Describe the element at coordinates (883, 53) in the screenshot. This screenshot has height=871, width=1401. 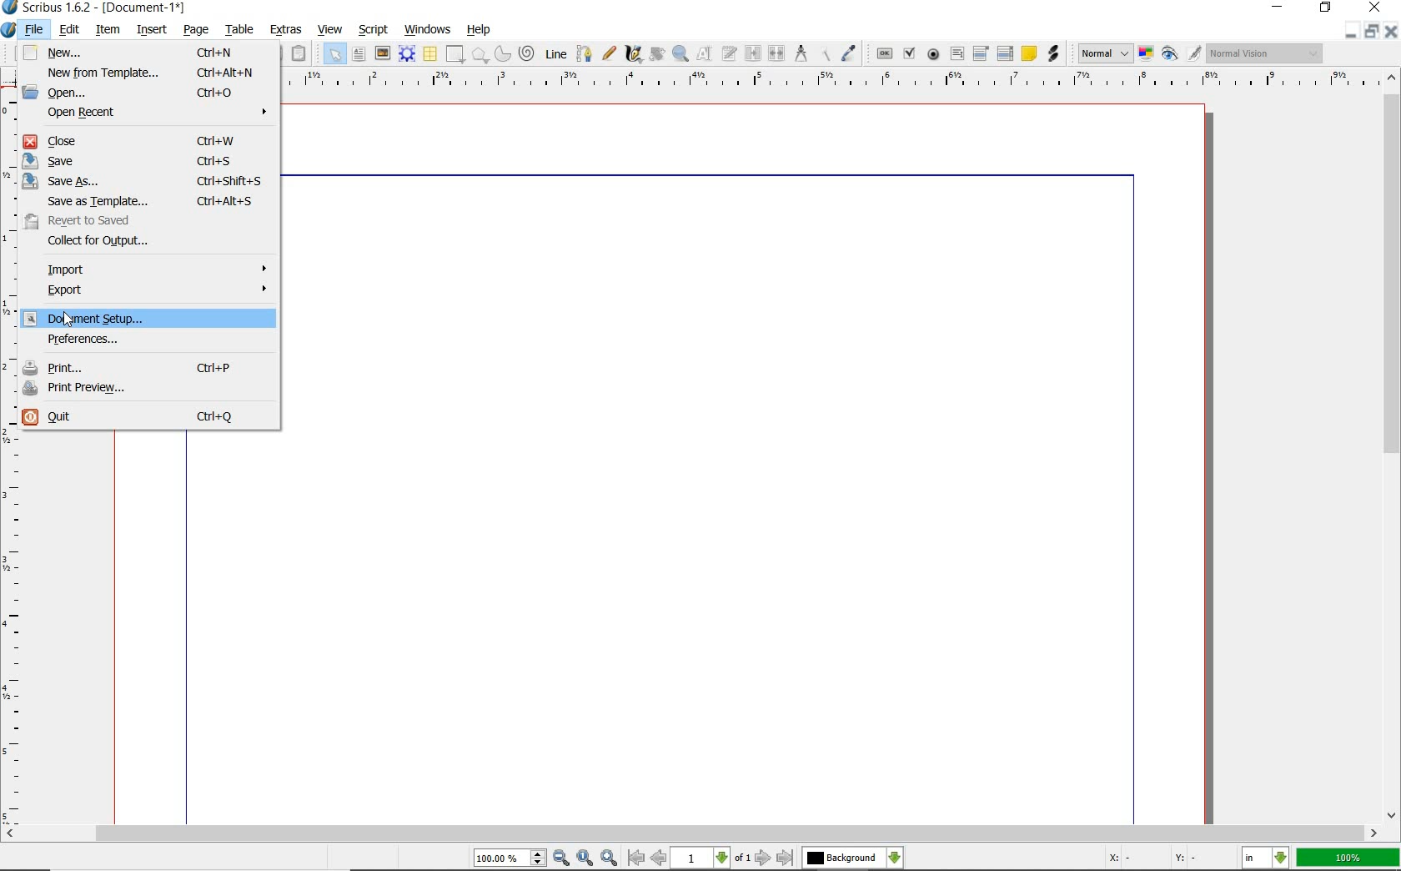
I see `pdf push button` at that location.